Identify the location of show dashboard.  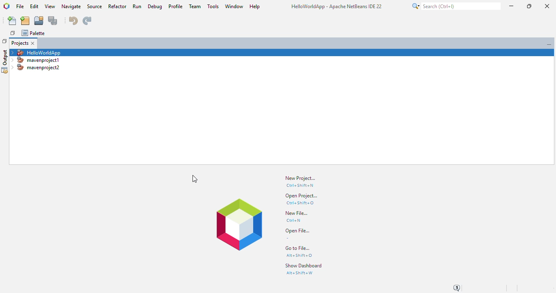
(304, 266).